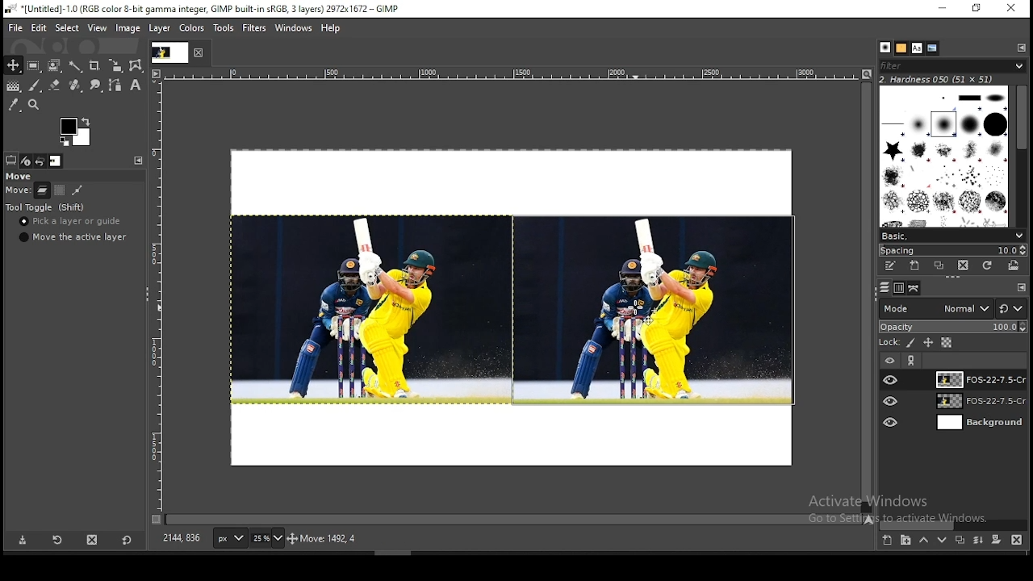  What do you see at coordinates (199, 53) in the screenshot?
I see `close` at bounding box center [199, 53].